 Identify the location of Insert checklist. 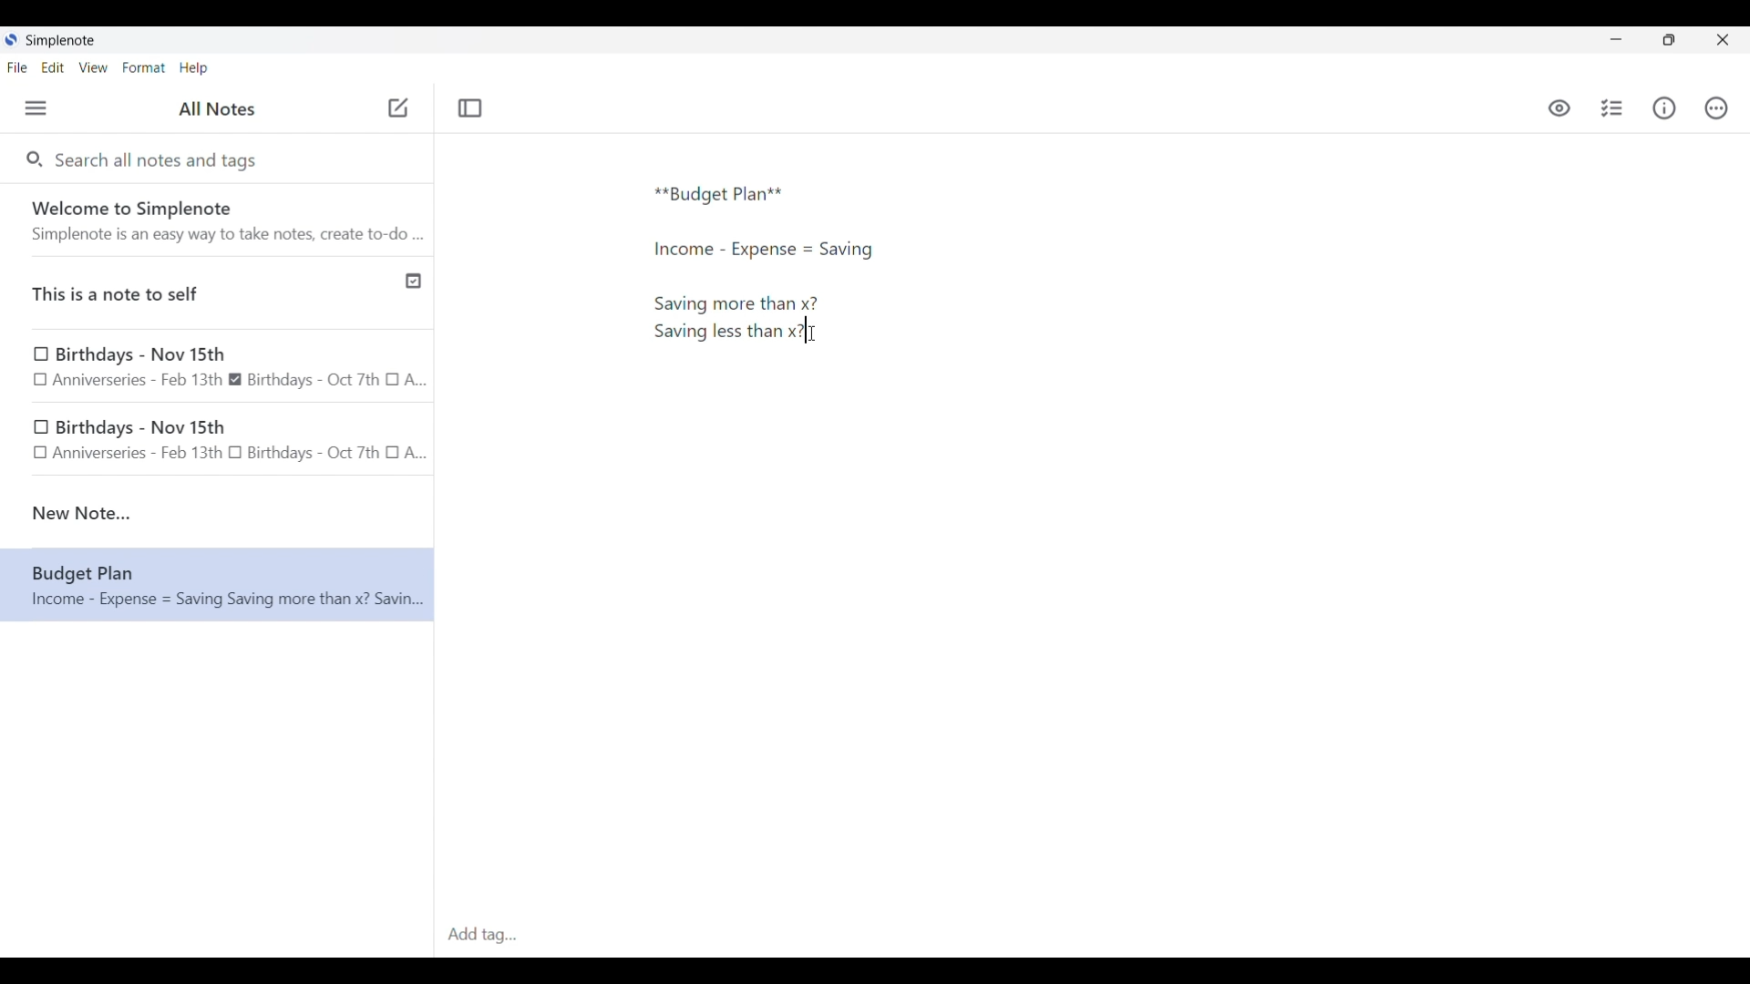
(1613, 108).